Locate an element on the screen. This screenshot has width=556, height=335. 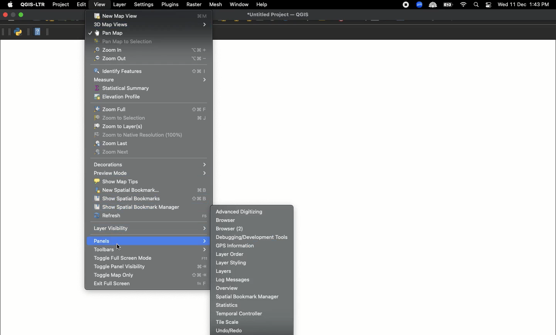
Tie scale is located at coordinates (252, 321).